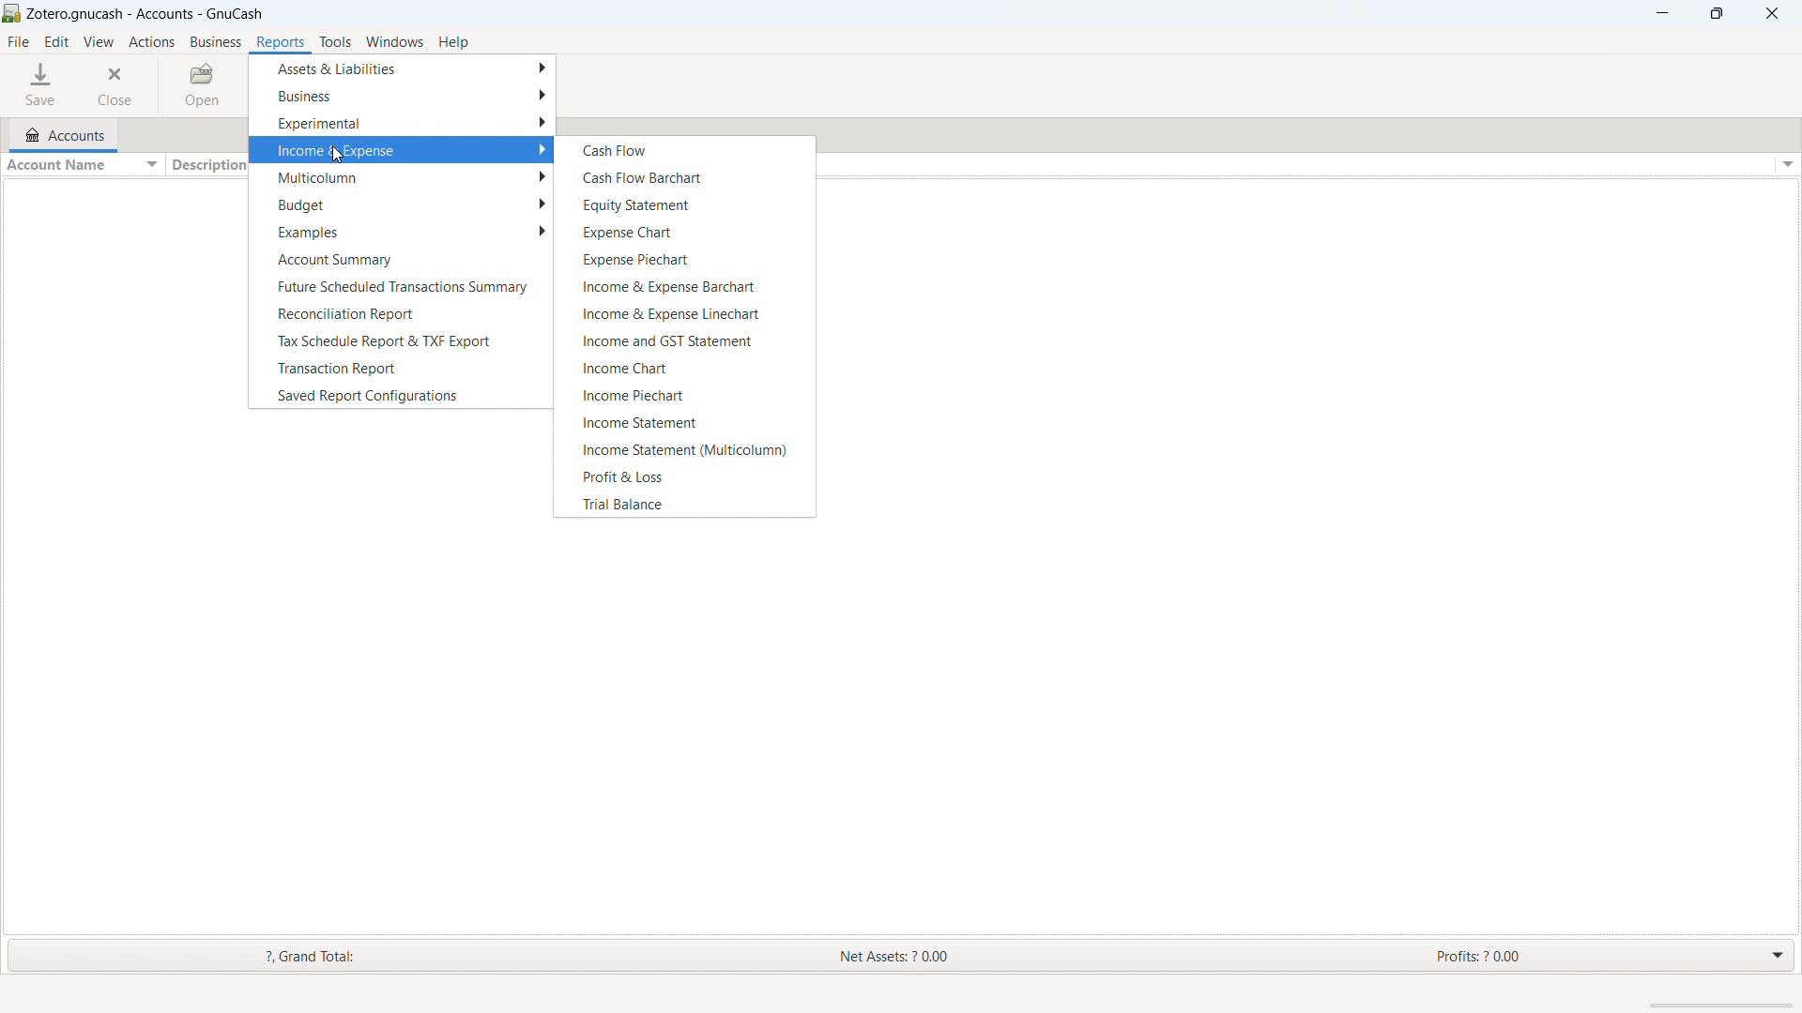 Image resolution: width=1802 pixels, height=1013 pixels. What do you see at coordinates (400, 231) in the screenshot?
I see `examples` at bounding box center [400, 231].